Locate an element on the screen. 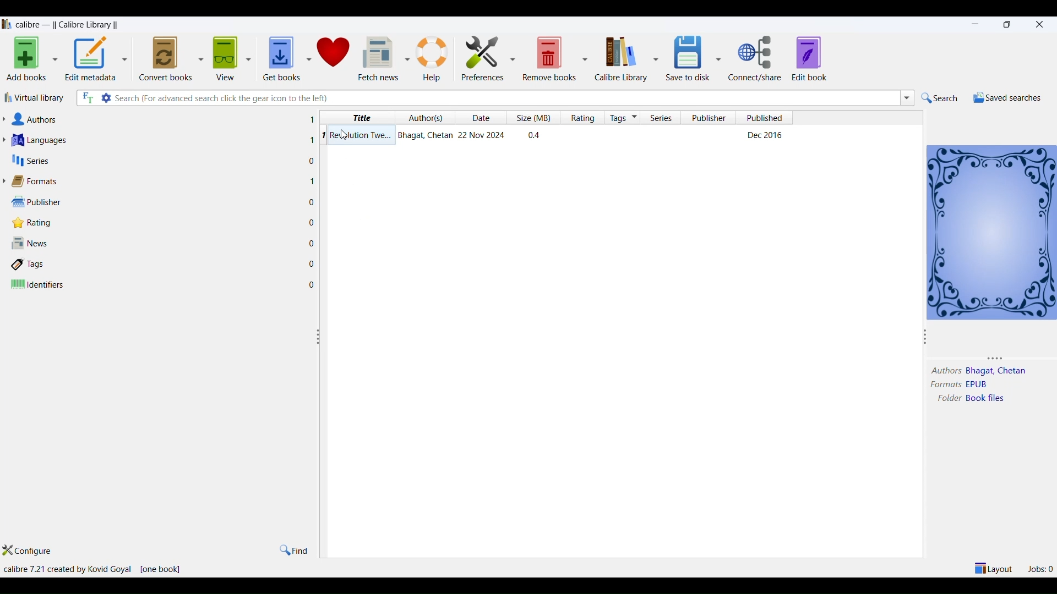  get books is located at coordinates (279, 56).